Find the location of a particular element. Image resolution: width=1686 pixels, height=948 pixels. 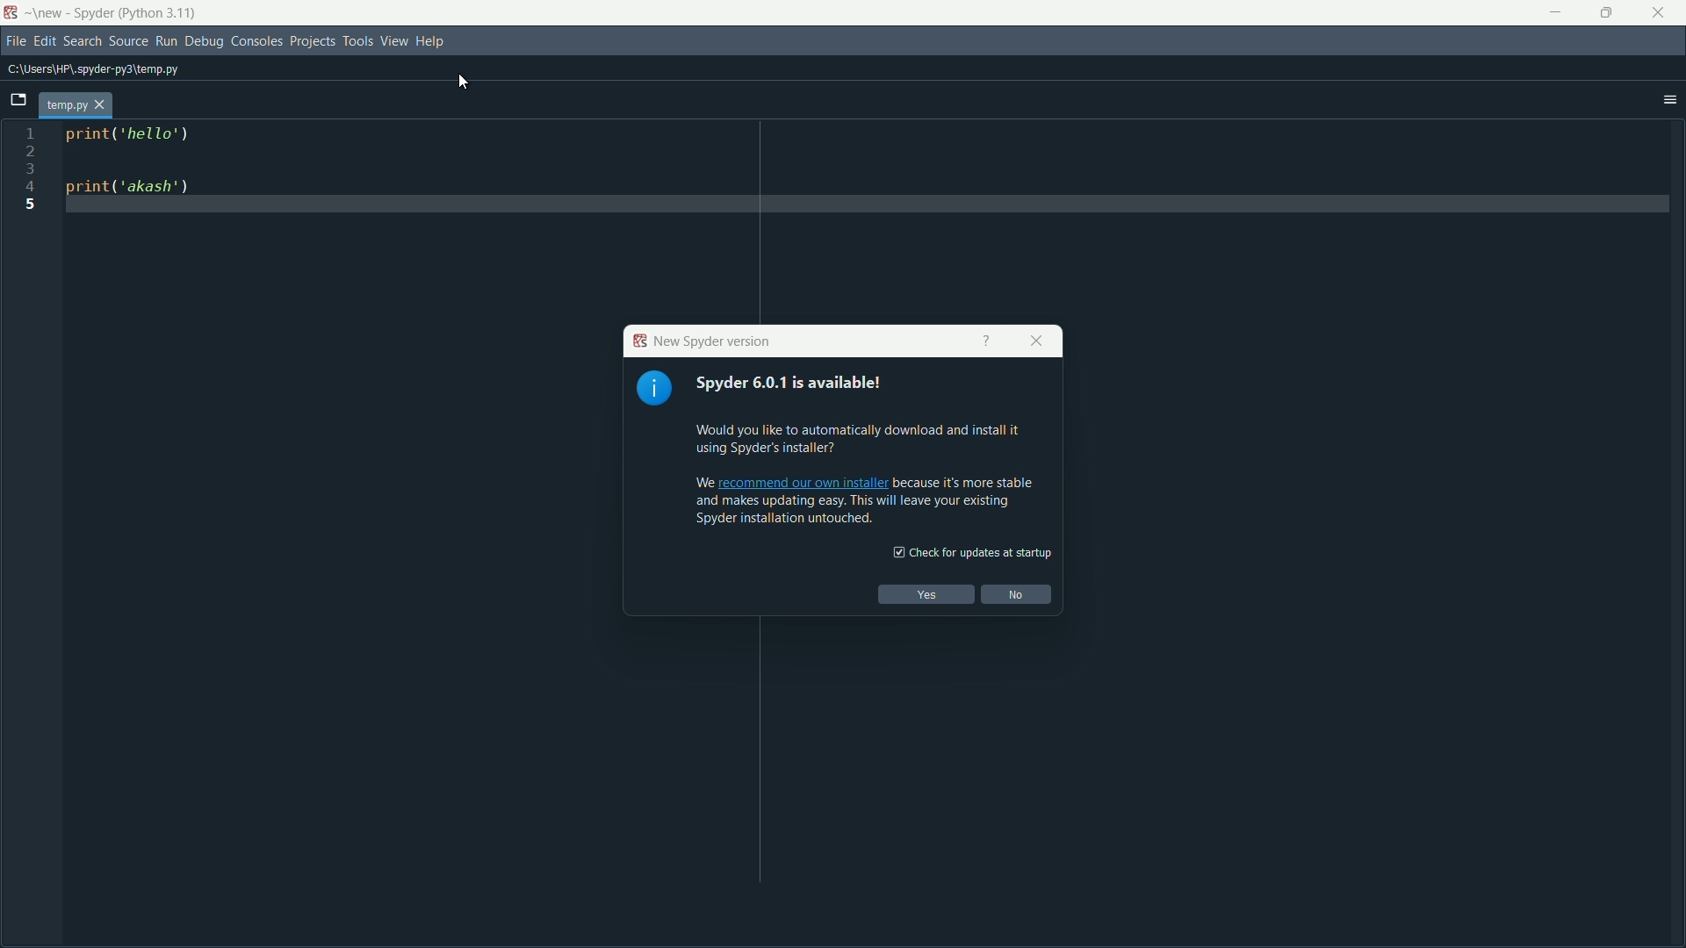

python 3.11 is located at coordinates (161, 13).